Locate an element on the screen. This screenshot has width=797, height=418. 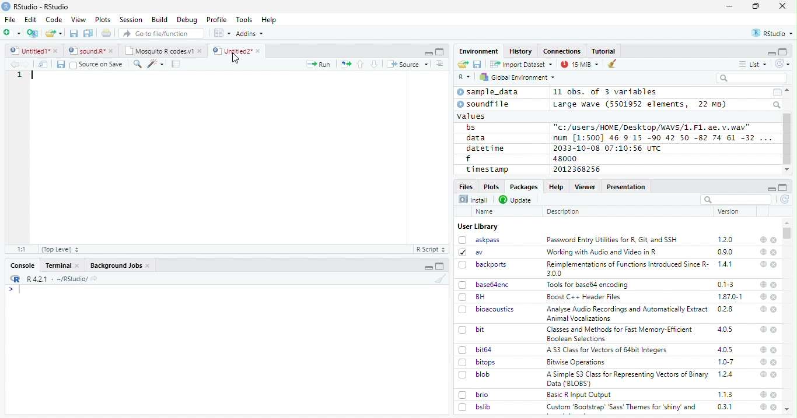
close is located at coordinates (774, 265).